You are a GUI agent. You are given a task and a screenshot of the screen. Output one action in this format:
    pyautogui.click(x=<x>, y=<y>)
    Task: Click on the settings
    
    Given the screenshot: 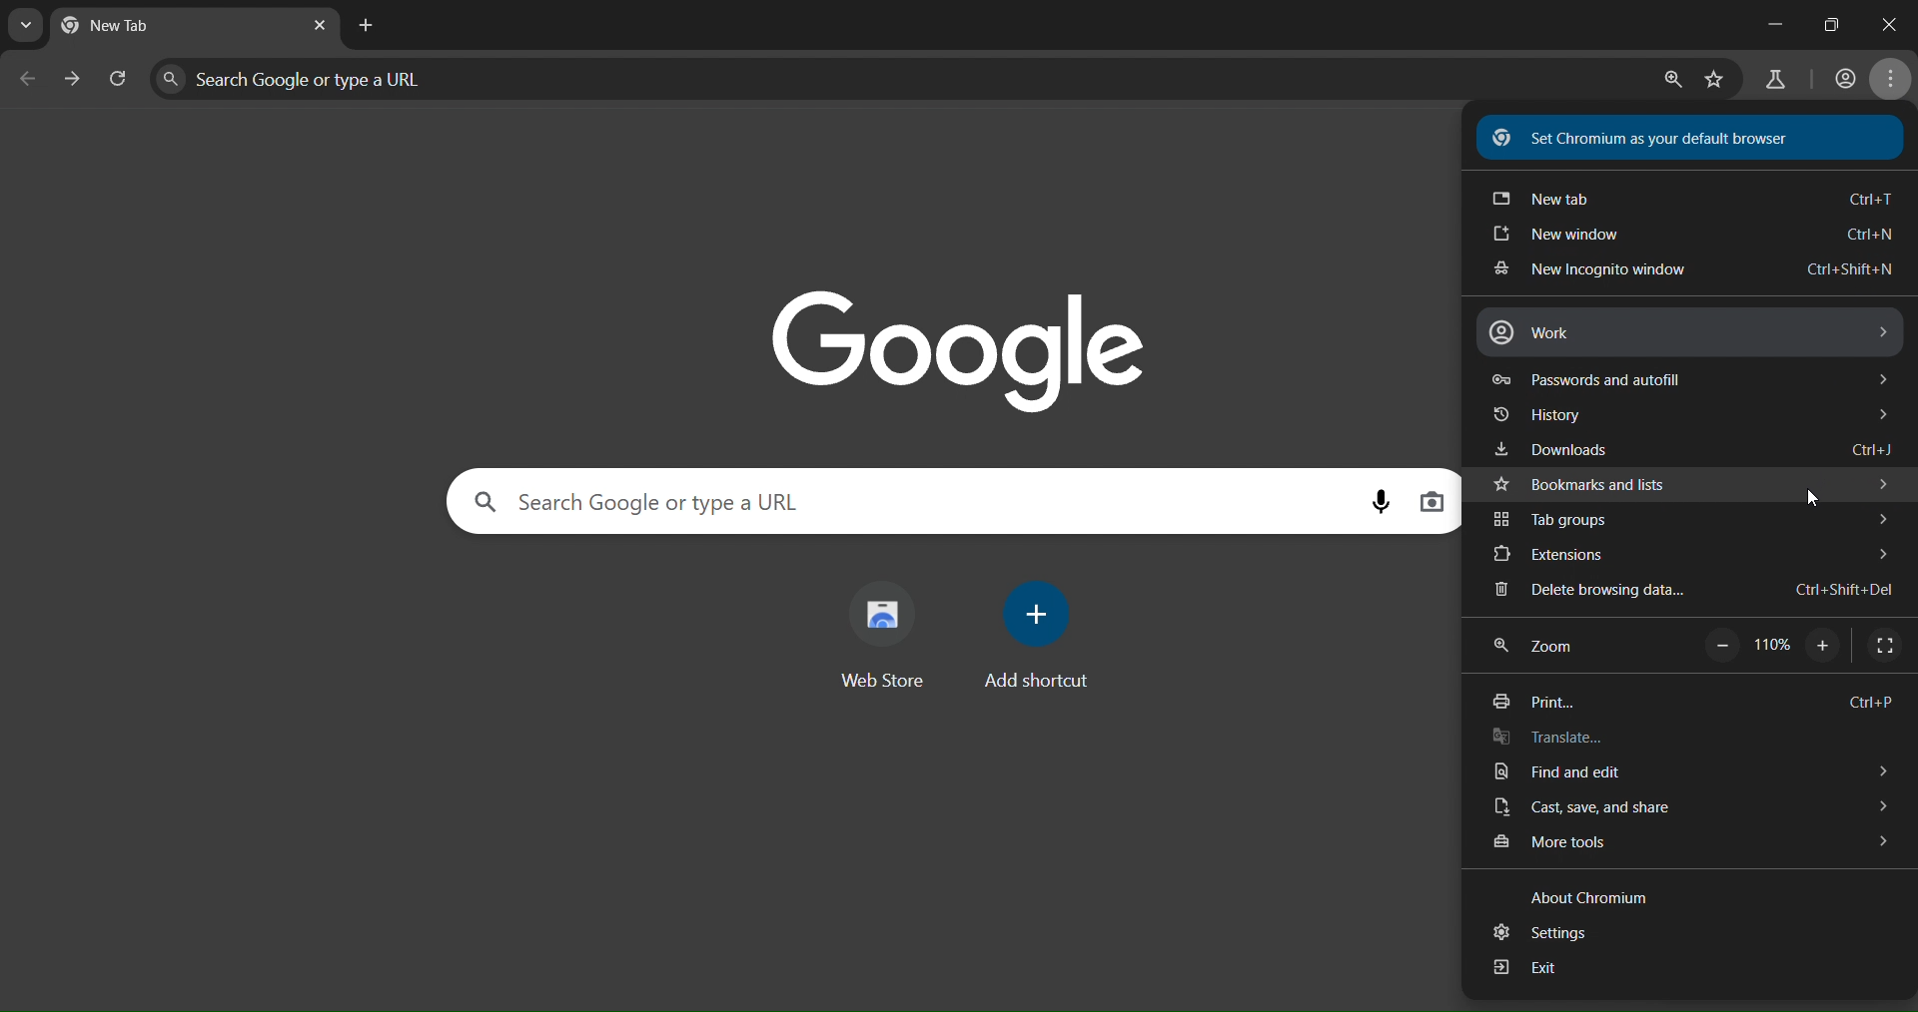 What is the action you would take?
    pyautogui.click(x=1541, y=933)
    